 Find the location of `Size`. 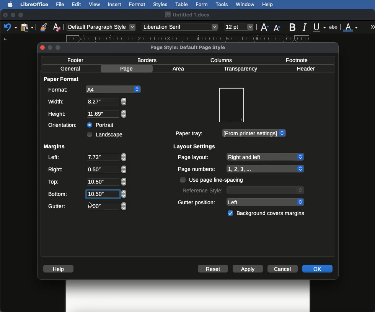

Size is located at coordinates (240, 27).